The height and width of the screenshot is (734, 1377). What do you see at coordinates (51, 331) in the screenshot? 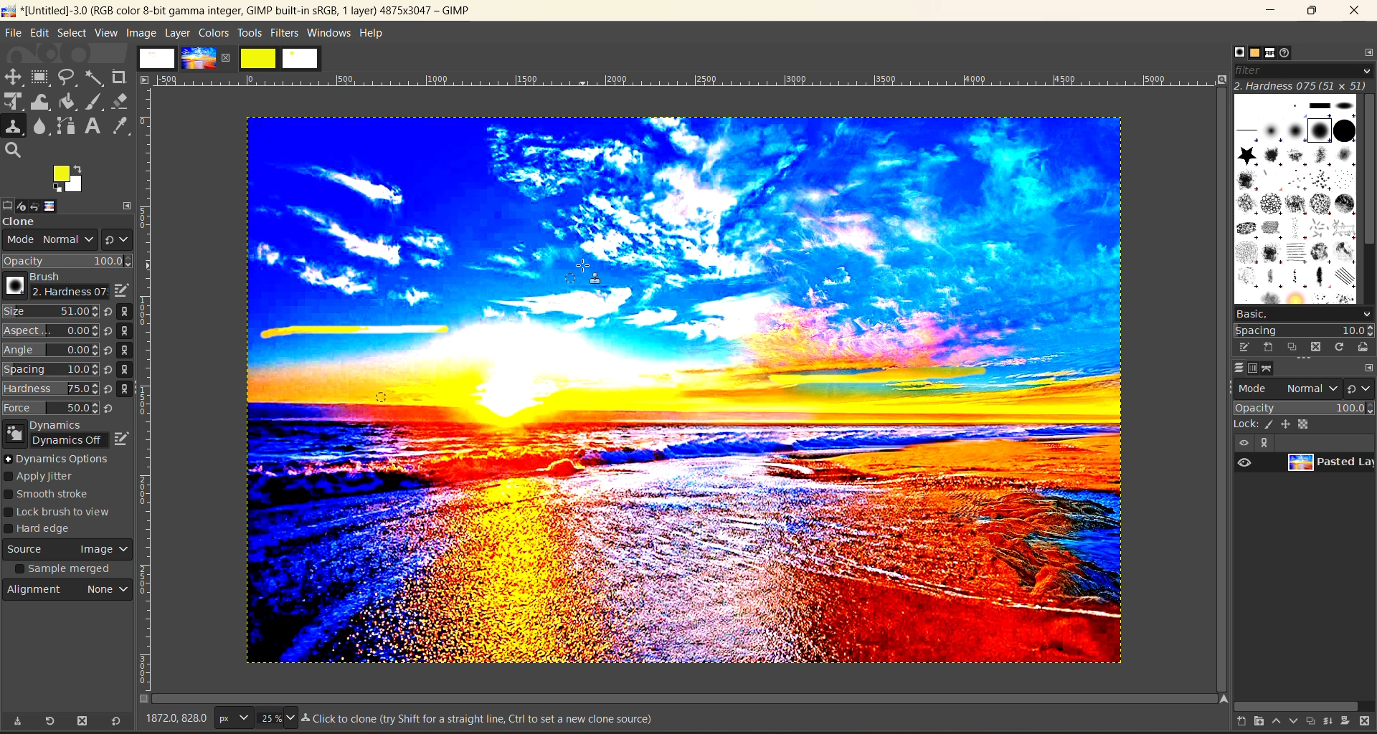
I see `Aspect... 0.00` at bounding box center [51, 331].